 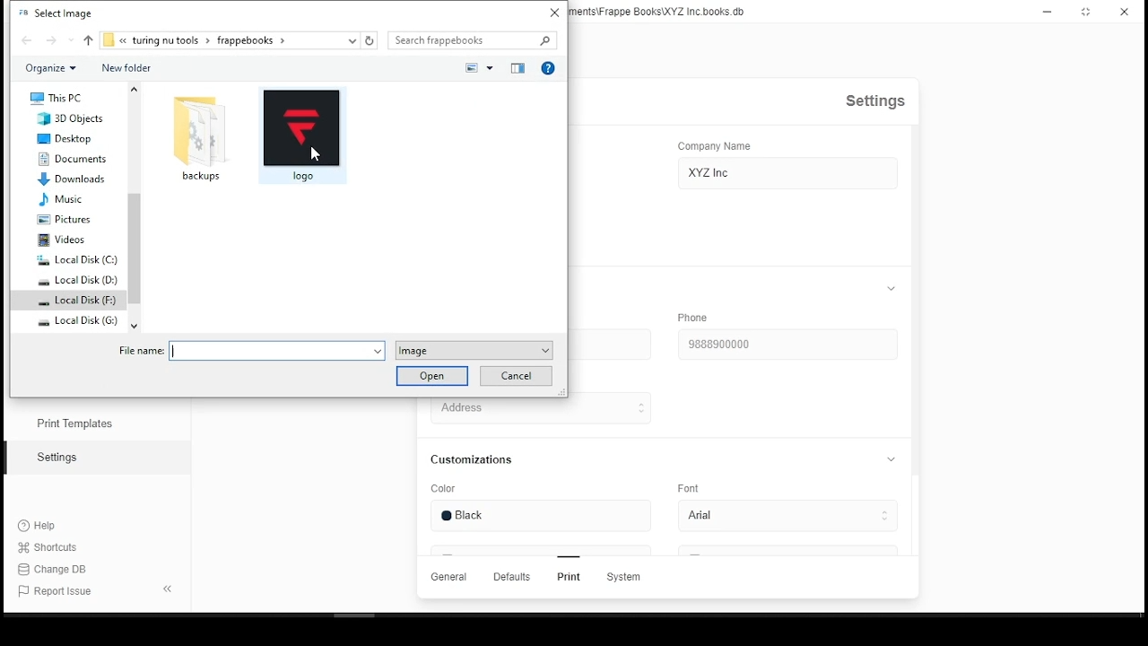 What do you see at coordinates (469, 459) in the screenshot?
I see `Customizations` at bounding box center [469, 459].